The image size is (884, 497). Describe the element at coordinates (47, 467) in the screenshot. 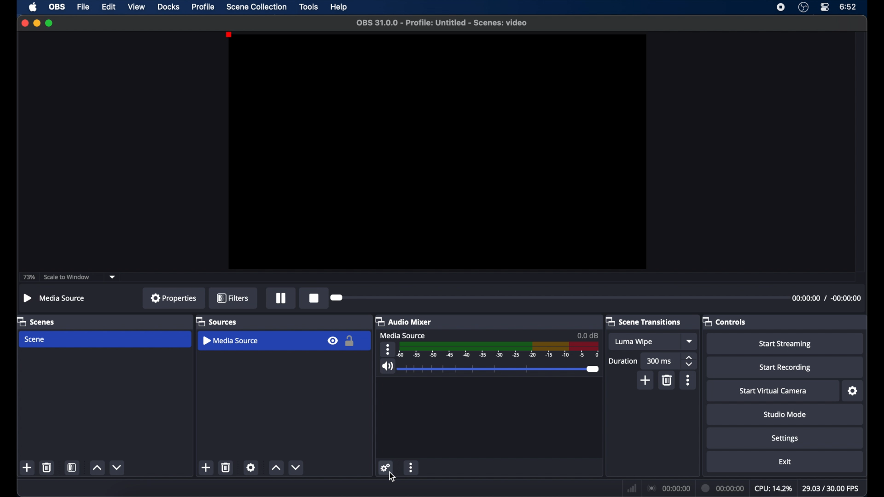

I see `delete` at that location.